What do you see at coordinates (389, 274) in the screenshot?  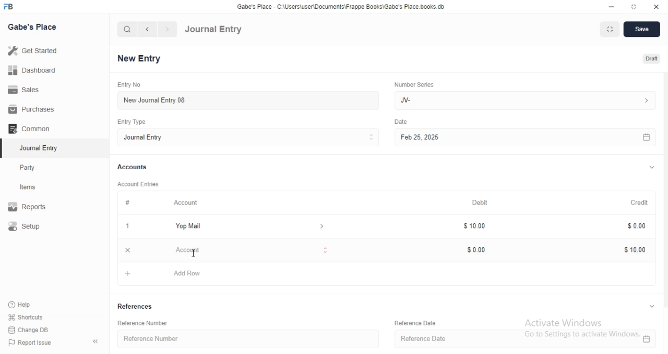 I see `+ Add Row` at bounding box center [389, 274].